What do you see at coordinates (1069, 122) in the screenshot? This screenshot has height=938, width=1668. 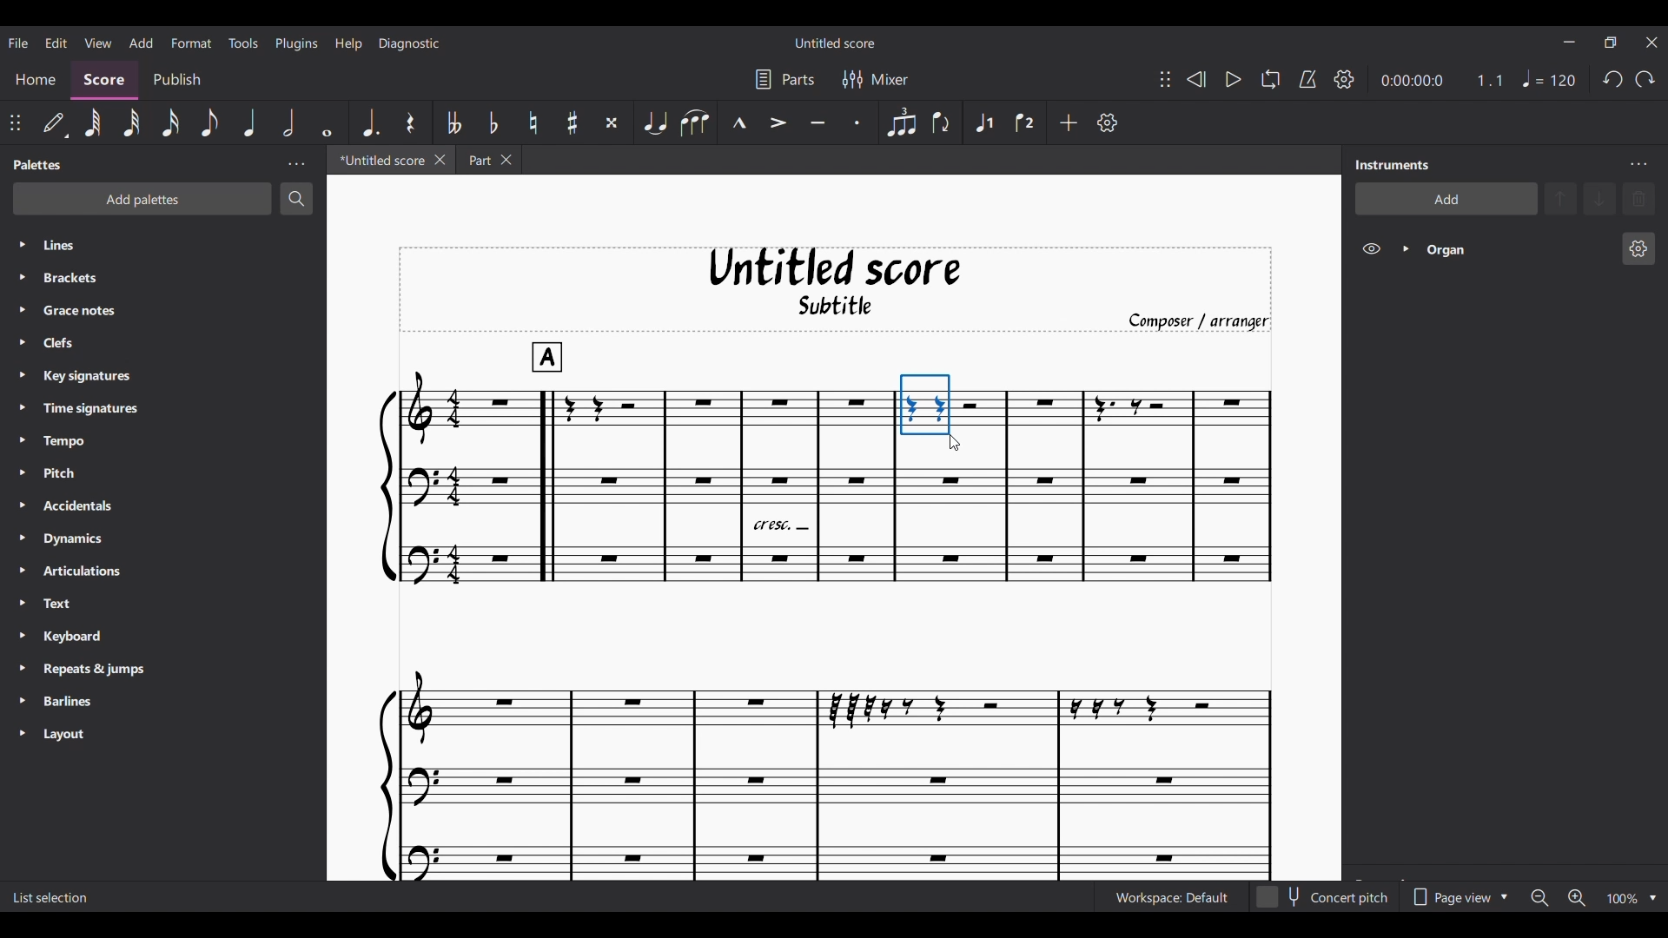 I see `Add` at bounding box center [1069, 122].